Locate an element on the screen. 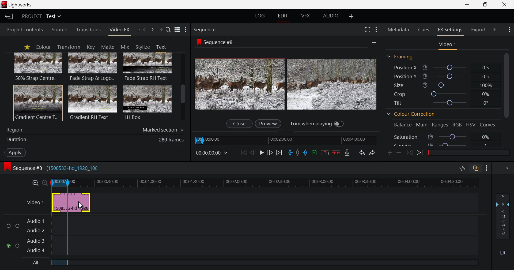 The height and width of the screenshot is (270, 514). Toggle auto track sync is located at coordinates (477, 169).